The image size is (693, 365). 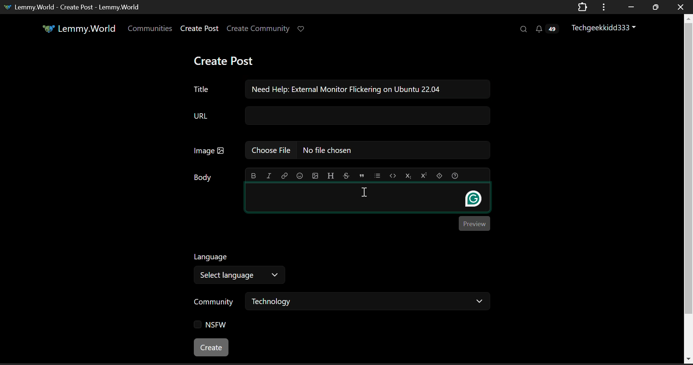 I want to click on Insert Picture, so click(x=315, y=176).